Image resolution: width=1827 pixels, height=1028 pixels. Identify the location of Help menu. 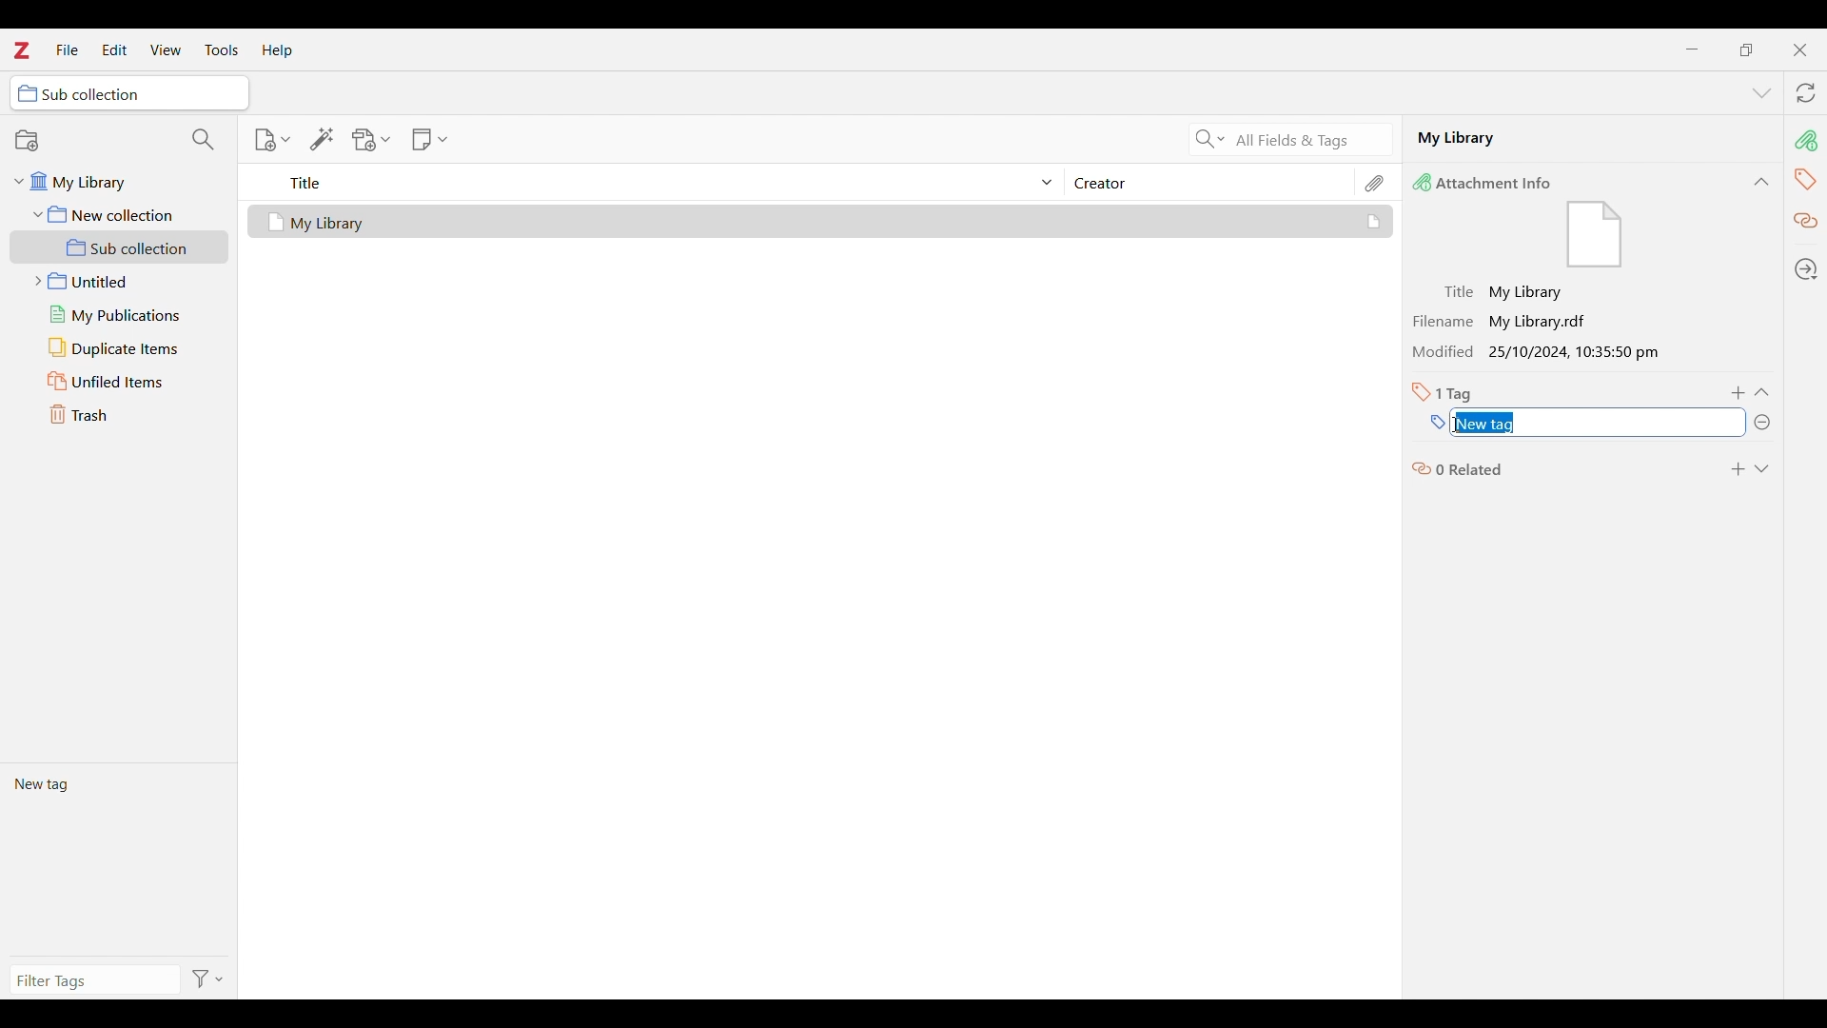
(278, 50).